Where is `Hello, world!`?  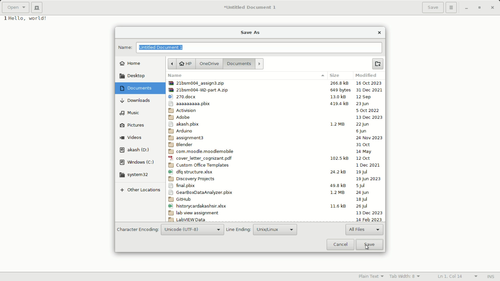 Hello, world! is located at coordinates (33, 19).